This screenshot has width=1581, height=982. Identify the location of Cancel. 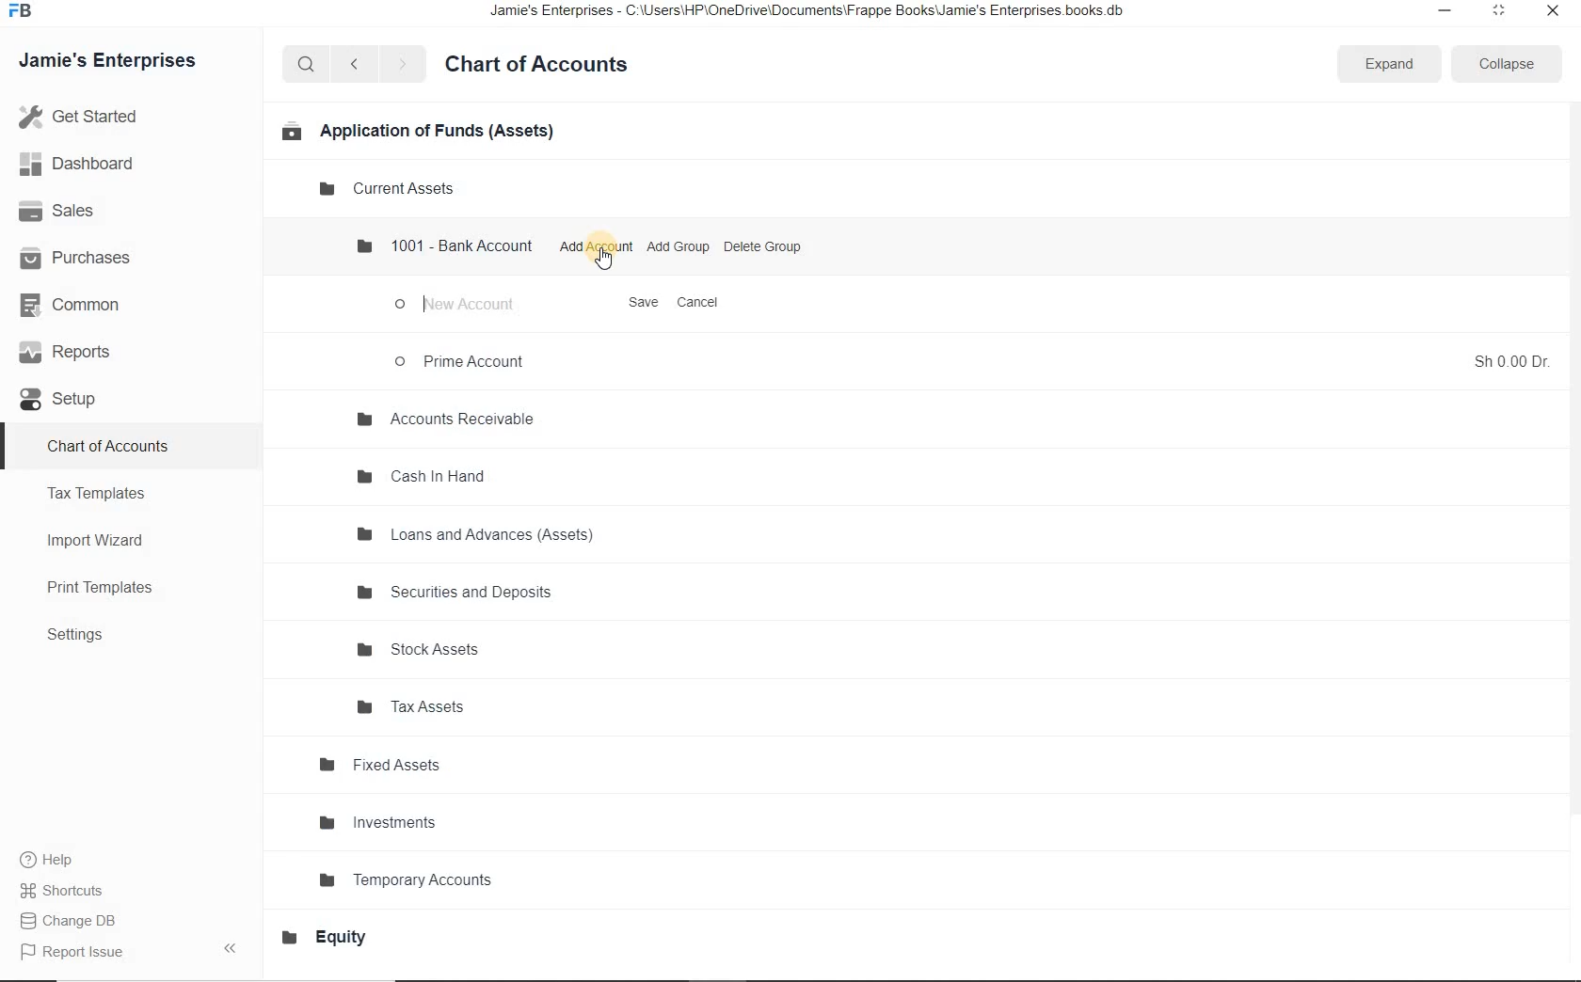
(701, 302).